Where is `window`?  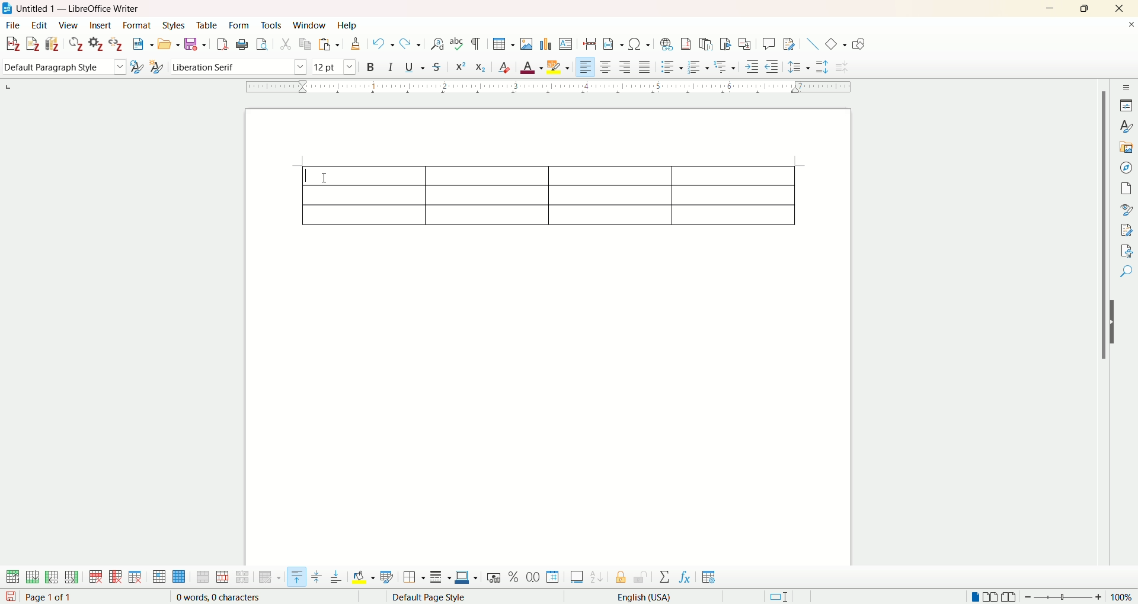
window is located at coordinates (309, 26).